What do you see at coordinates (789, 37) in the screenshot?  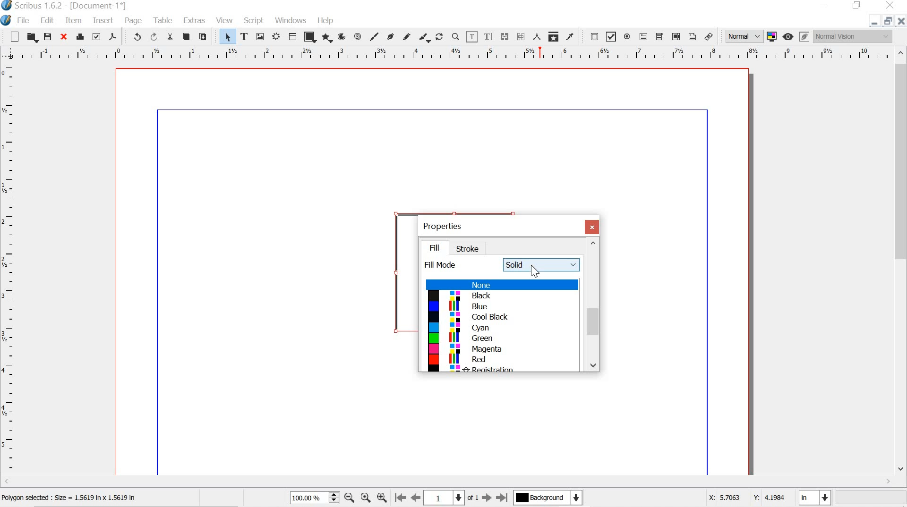 I see `preview mode` at bounding box center [789, 37].